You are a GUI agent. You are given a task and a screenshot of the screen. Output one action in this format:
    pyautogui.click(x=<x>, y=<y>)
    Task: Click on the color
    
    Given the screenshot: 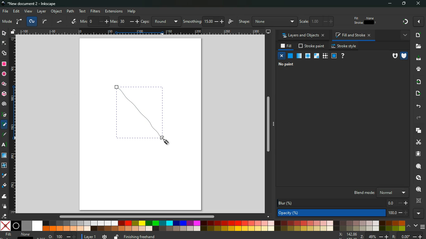 What is the action you would take?
    pyautogui.click(x=202, y=226)
    